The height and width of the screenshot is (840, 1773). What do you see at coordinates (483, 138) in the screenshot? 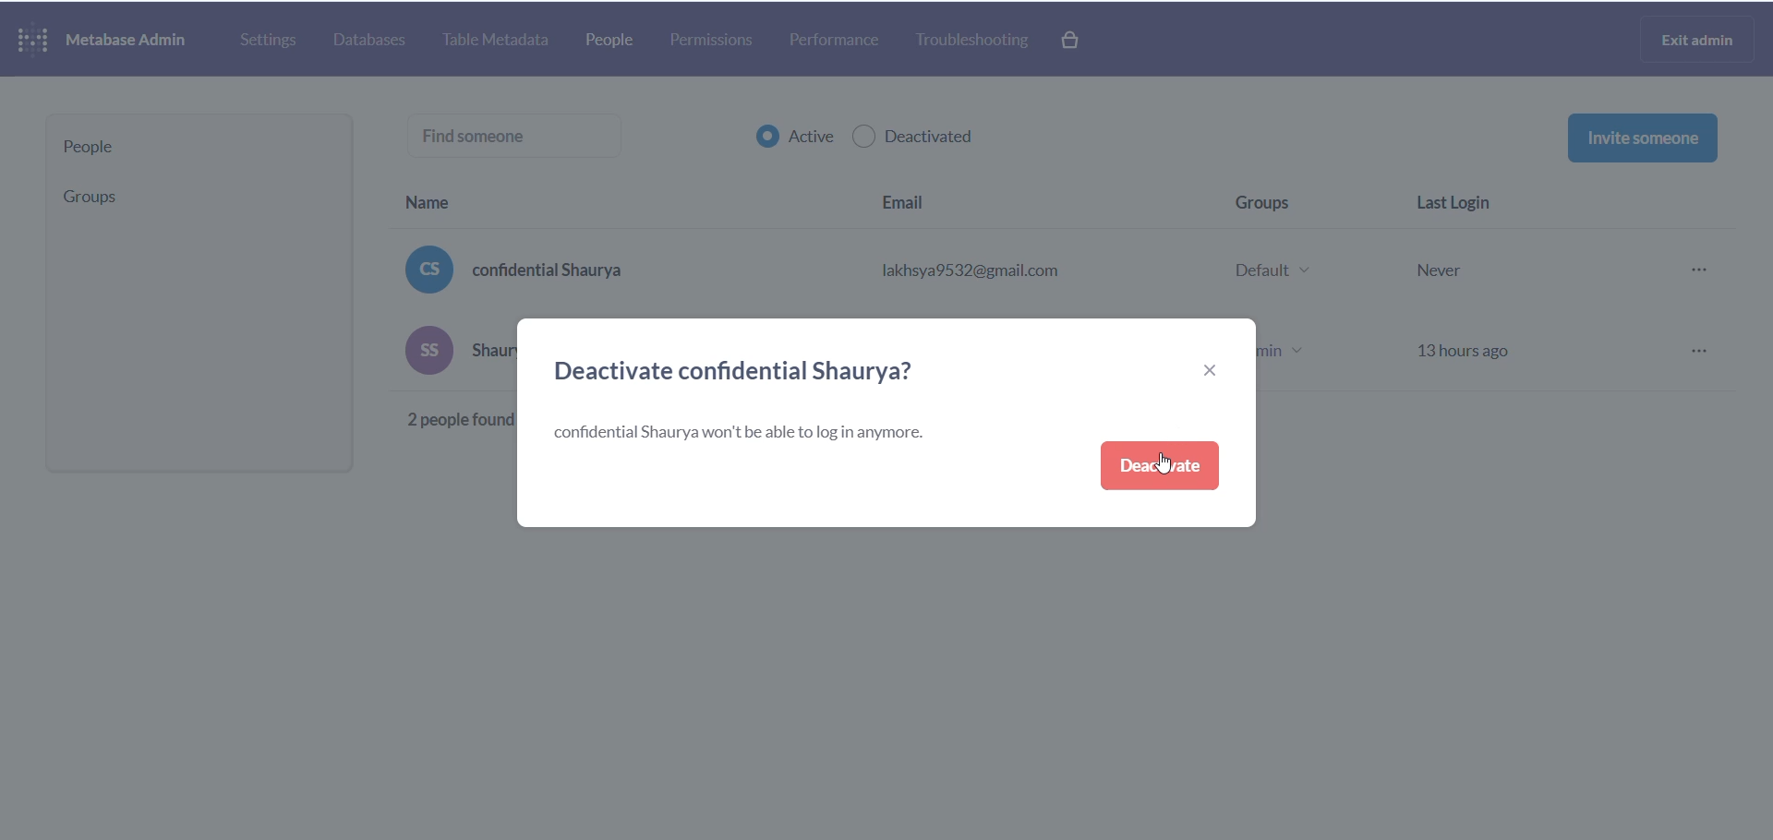
I see `find someone` at bounding box center [483, 138].